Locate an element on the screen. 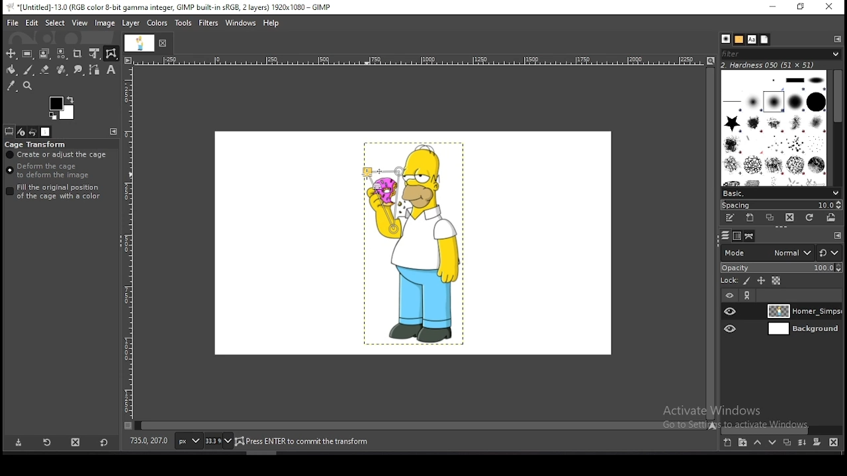 This screenshot has width=847, height=476. close window is located at coordinates (828, 8).